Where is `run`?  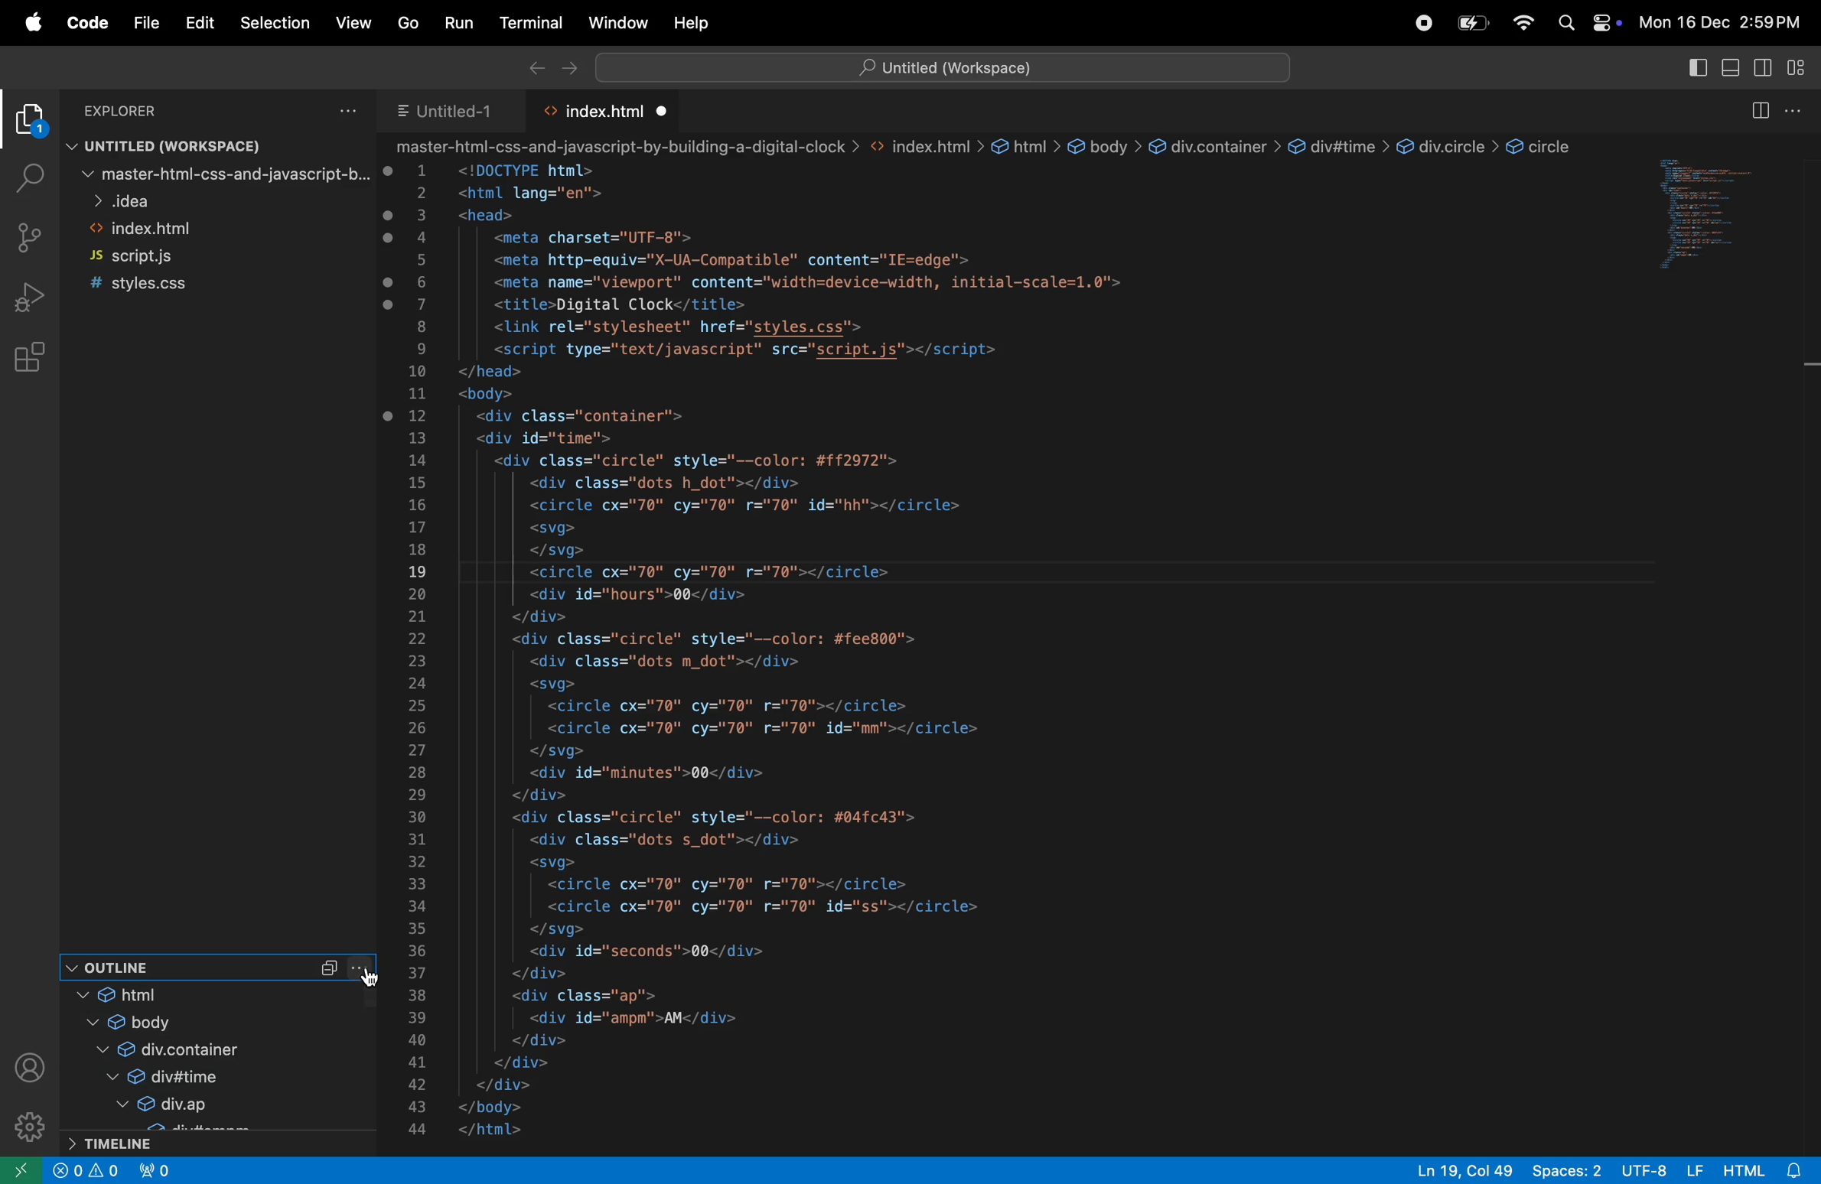
run is located at coordinates (454, 21).